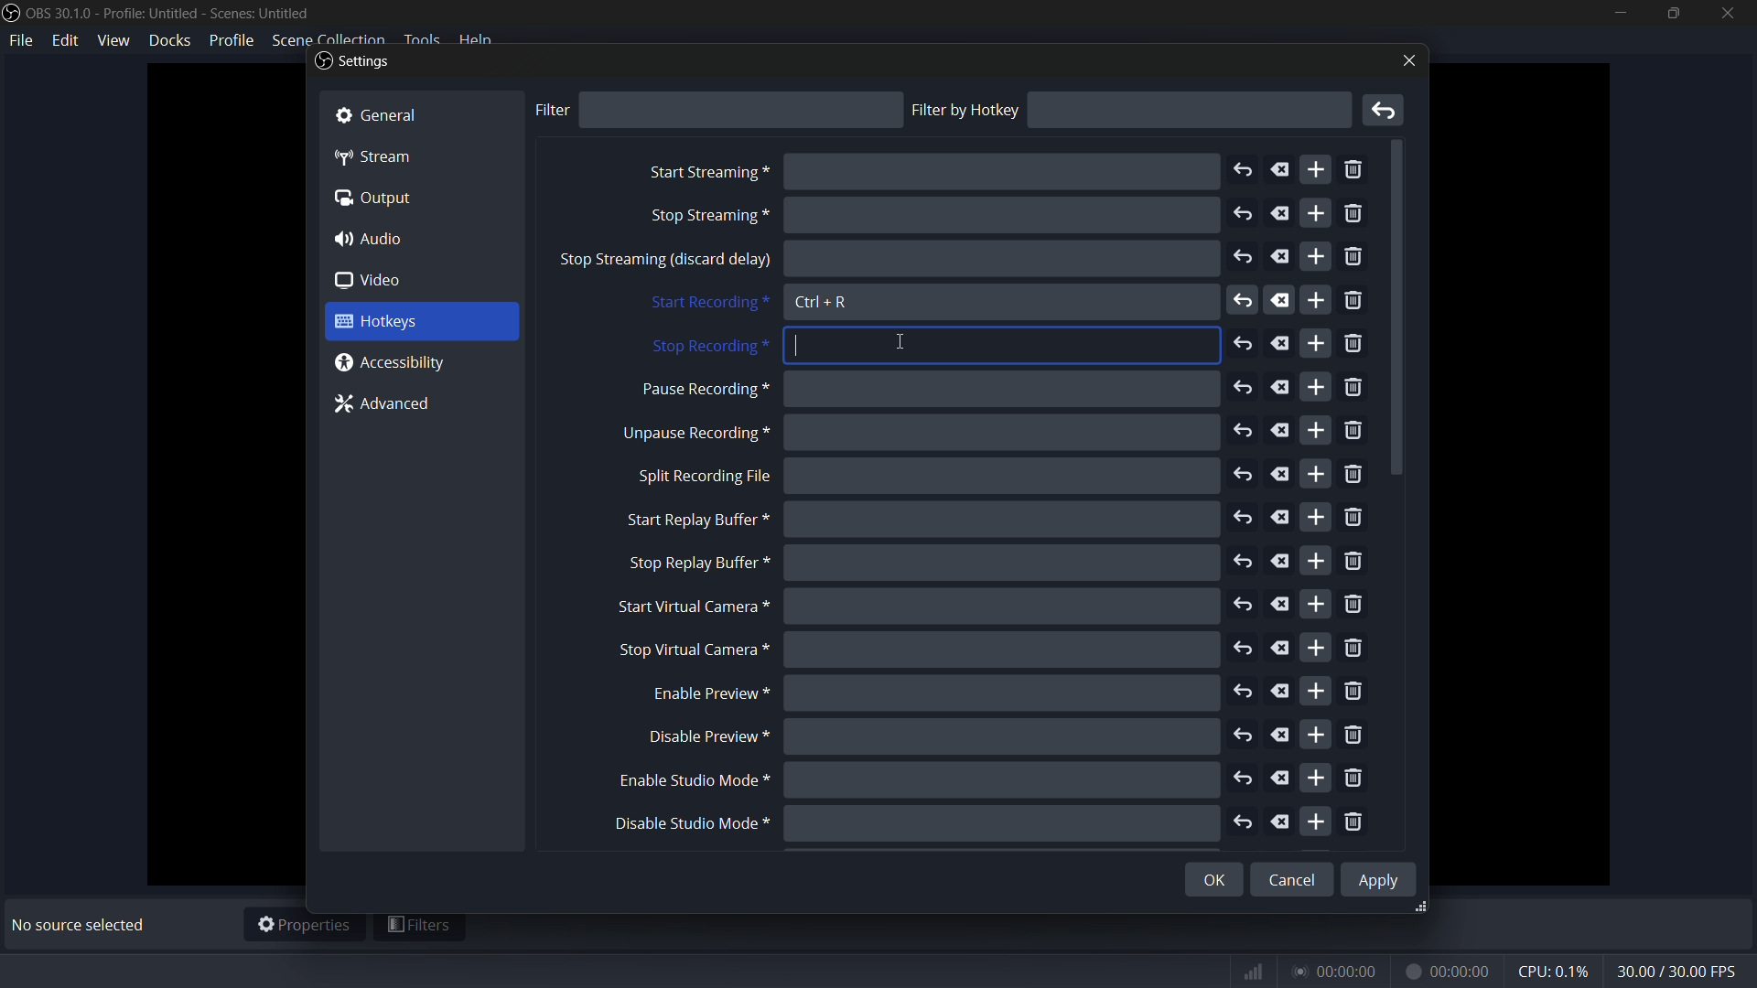 This screenshot has height=988, width=1757. Describe the element at coordinates (706, 217) in the screenshot. I see `stop screaming` at that location.